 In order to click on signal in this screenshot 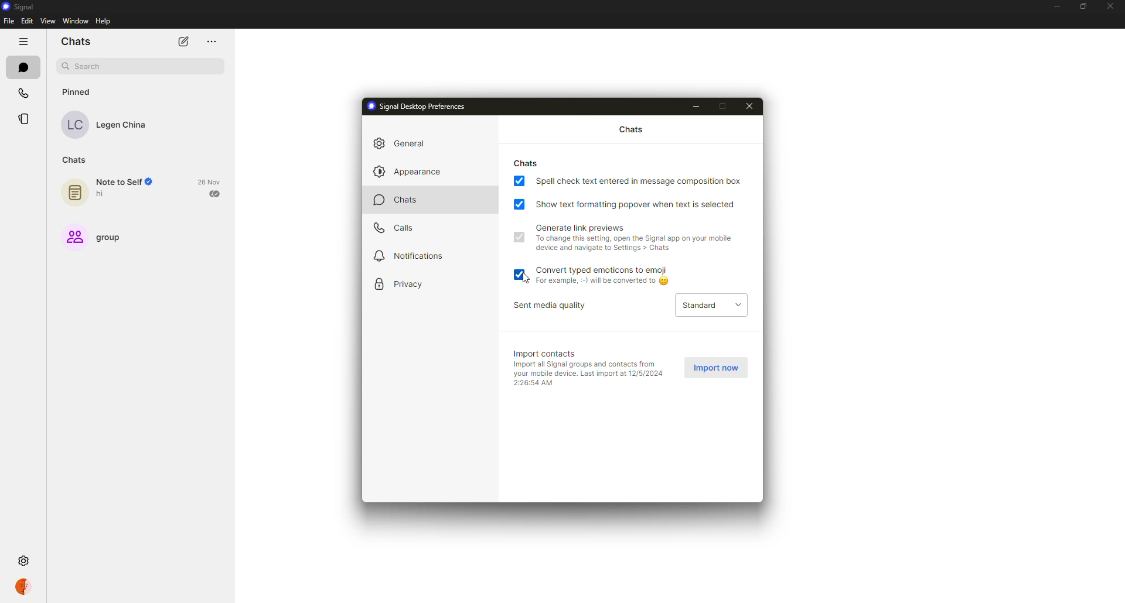, I will do `click(21, 6)`.